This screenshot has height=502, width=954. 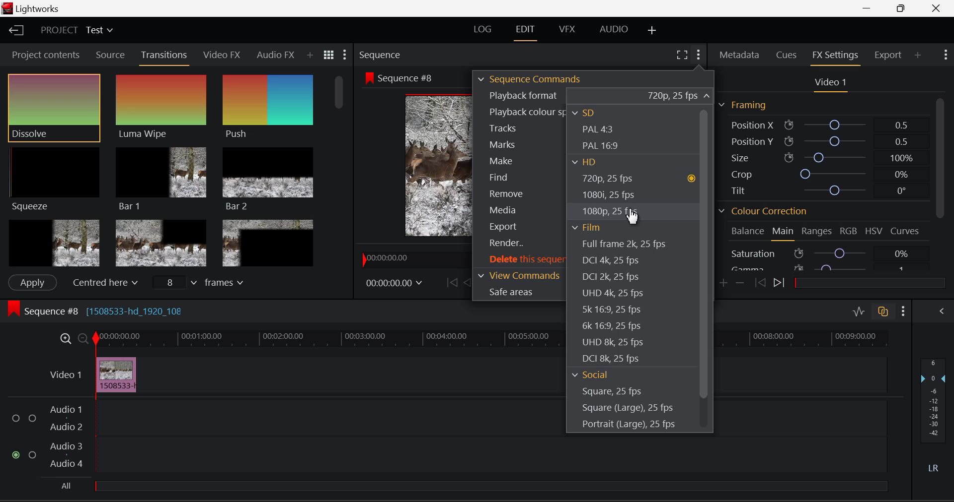 I want to click on Centered here, so click(x=103, y=283).